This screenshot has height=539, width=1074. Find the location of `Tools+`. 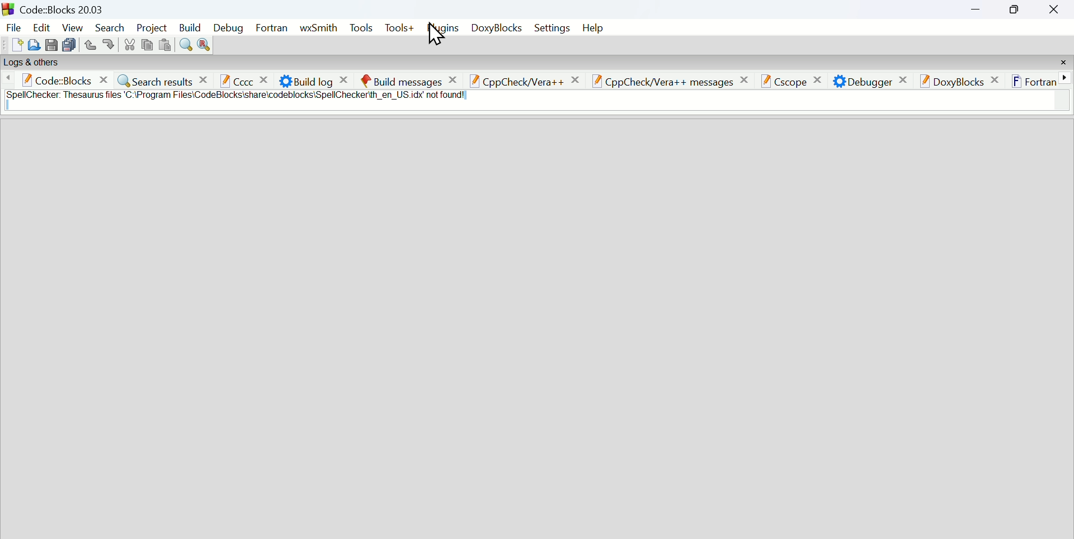

Tools+ is located at coordinates (399, 28).